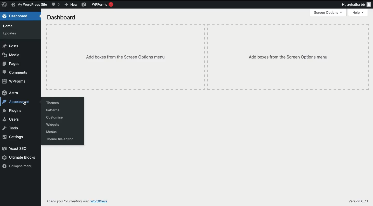 This screenshot has width=373, height=206. Describe the element at coordinates (11, 128) in the screenshot. I see `Tools` at that location.